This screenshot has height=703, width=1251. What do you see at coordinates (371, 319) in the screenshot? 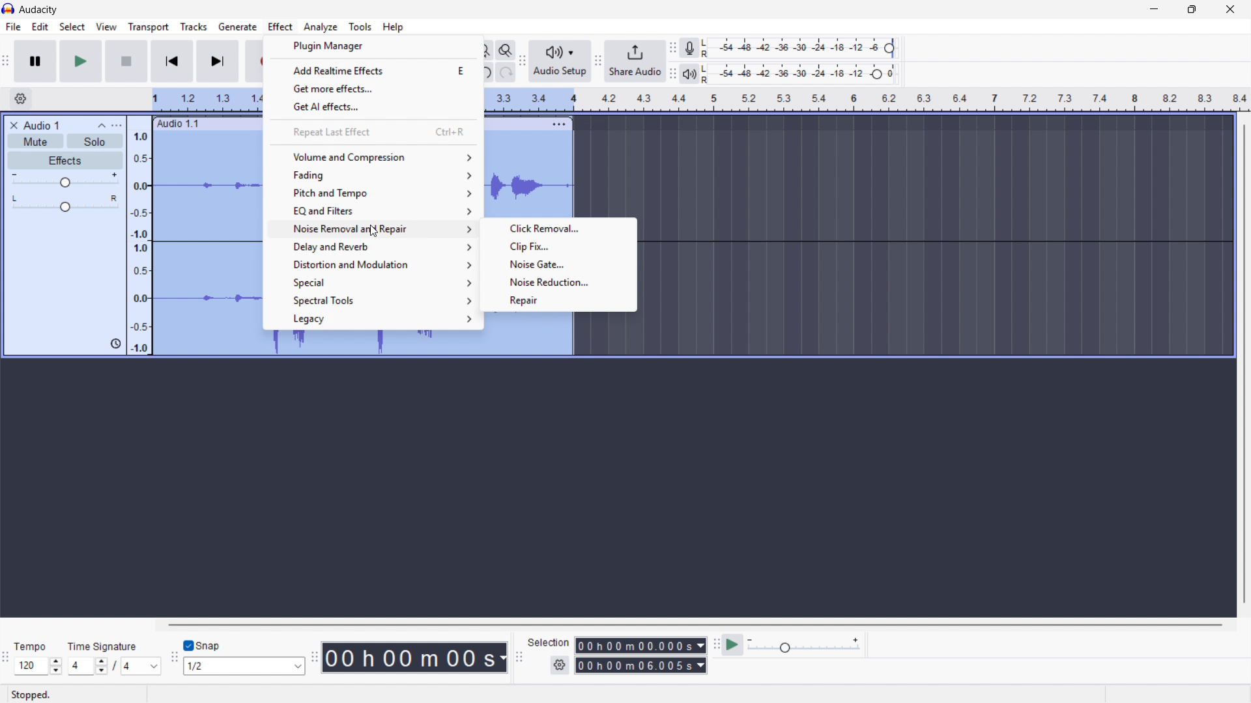
I see `Legacy ` at bounding box center [371, 319].